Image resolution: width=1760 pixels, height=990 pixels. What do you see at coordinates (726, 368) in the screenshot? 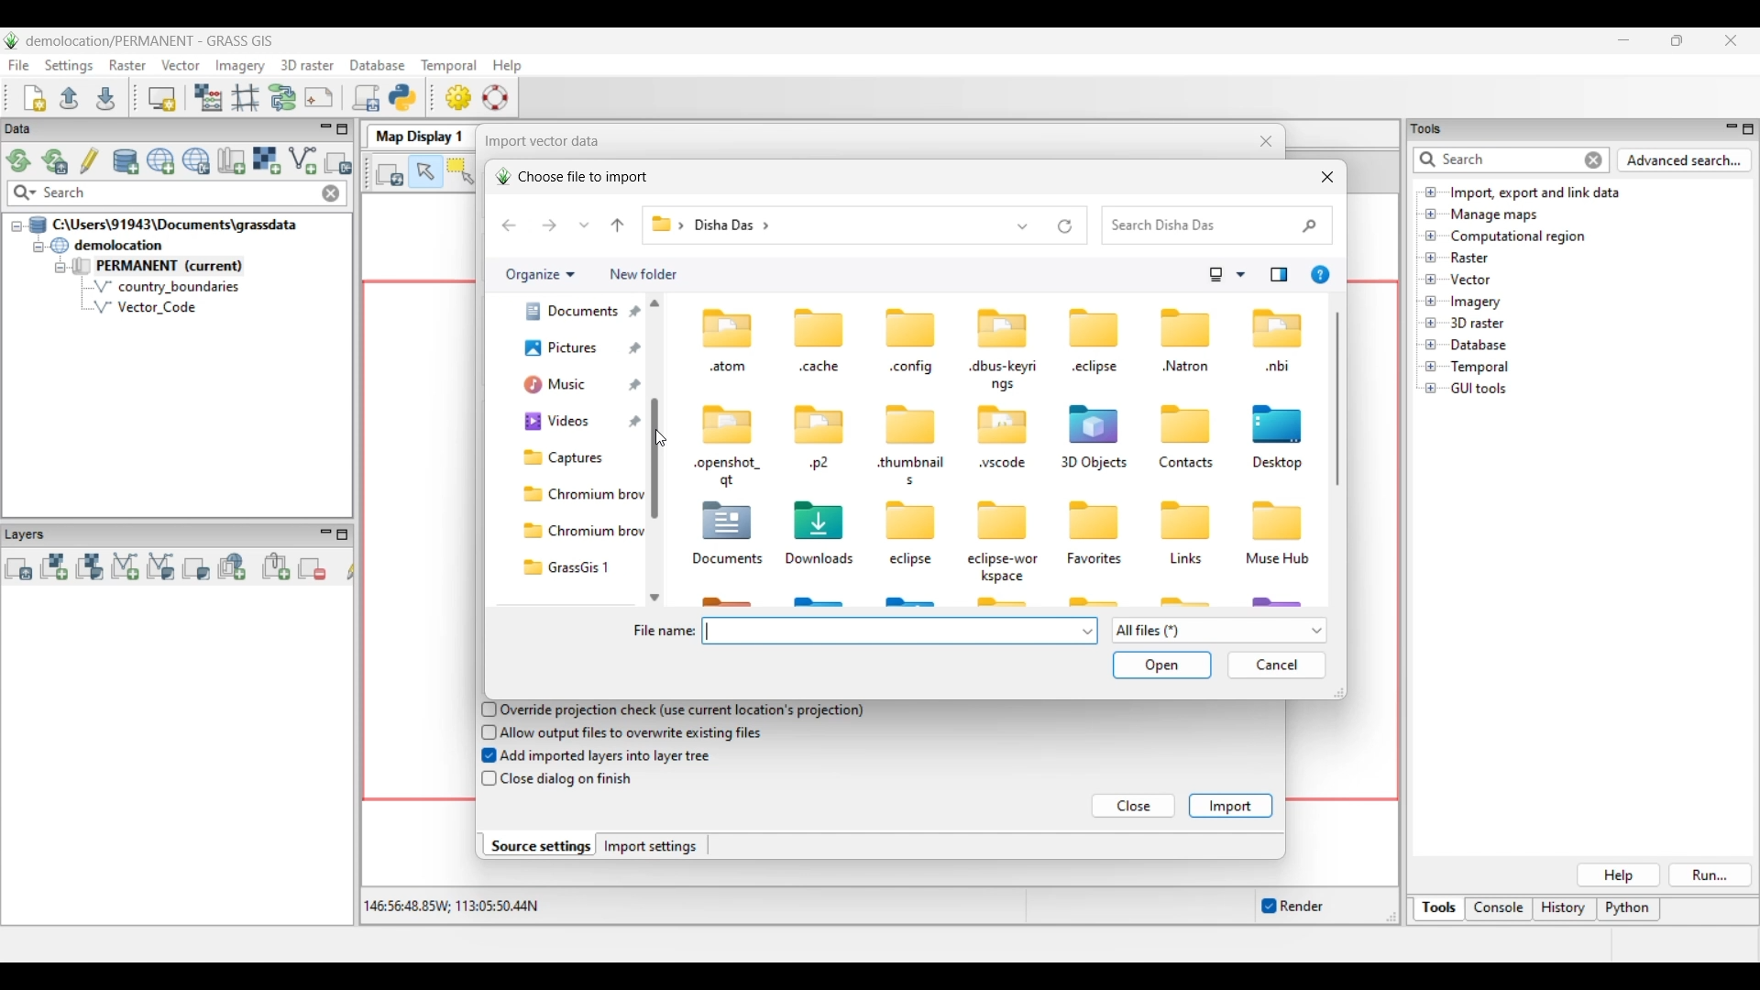
I see `atom` at bounding box center [726, 368].